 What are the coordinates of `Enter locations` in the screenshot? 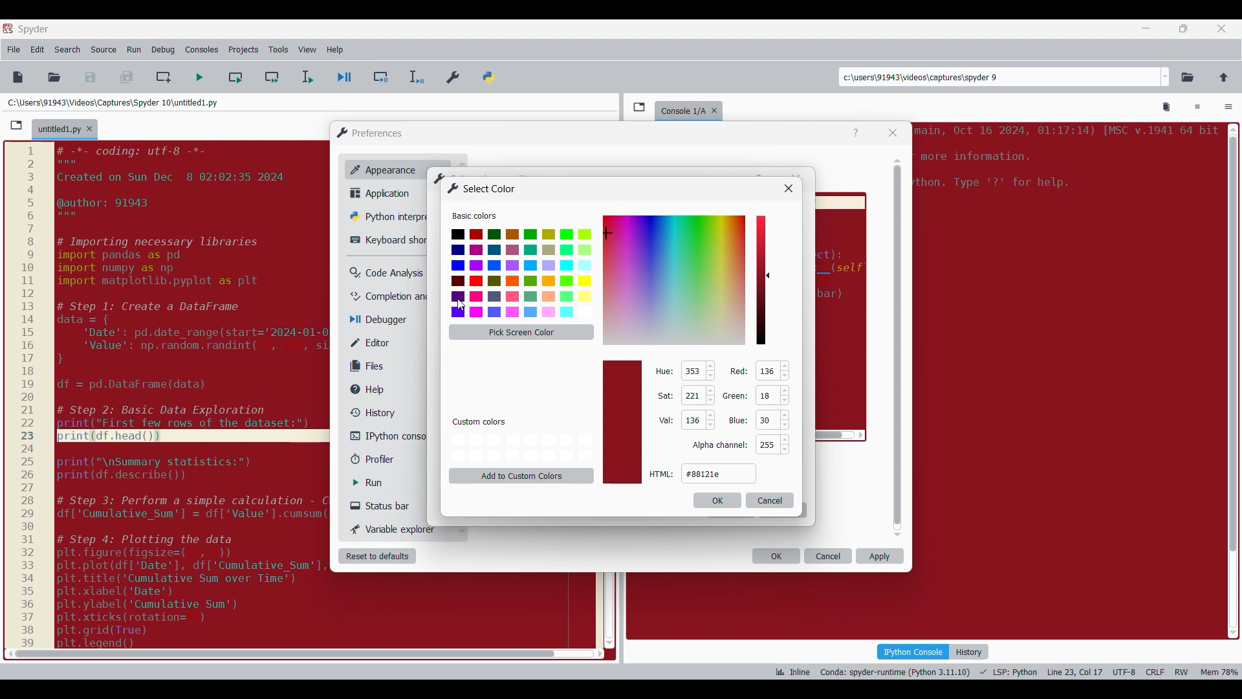 It's located at (999, 77).